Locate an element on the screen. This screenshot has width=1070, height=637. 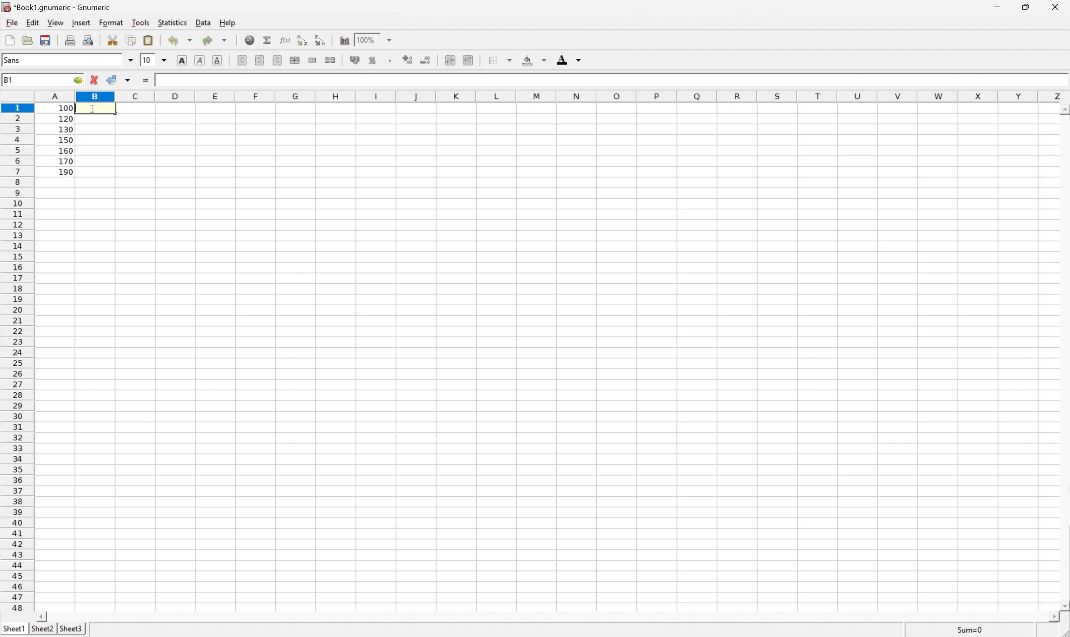
Increase the number of decimals displayed is located at coordinates (409, 60).